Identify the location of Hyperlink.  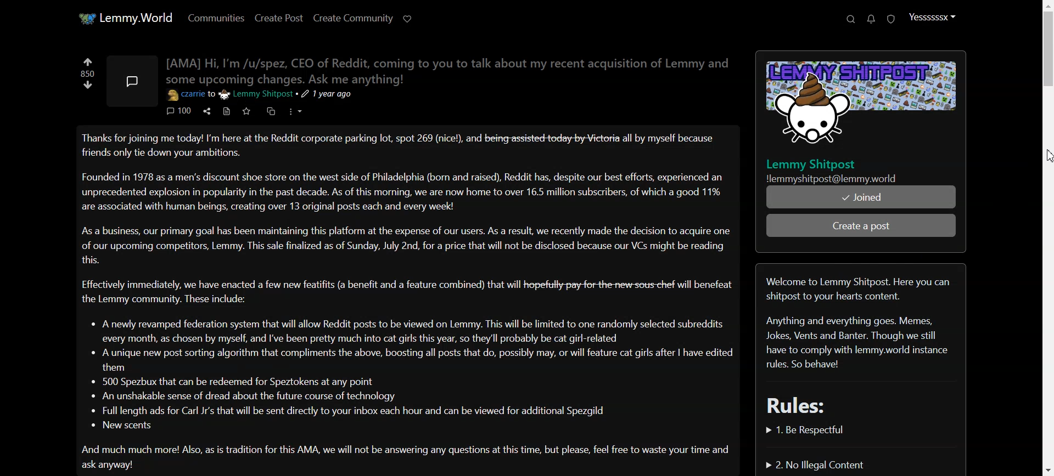
(259, 95).